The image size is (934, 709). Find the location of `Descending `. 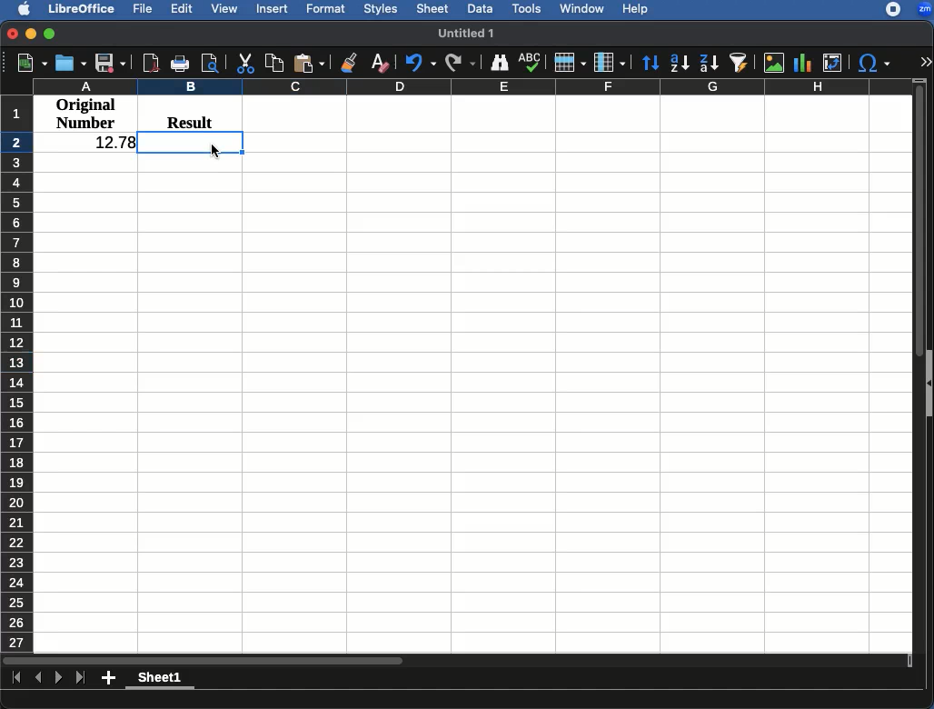

Descending  is located at coordinates (708, 63).